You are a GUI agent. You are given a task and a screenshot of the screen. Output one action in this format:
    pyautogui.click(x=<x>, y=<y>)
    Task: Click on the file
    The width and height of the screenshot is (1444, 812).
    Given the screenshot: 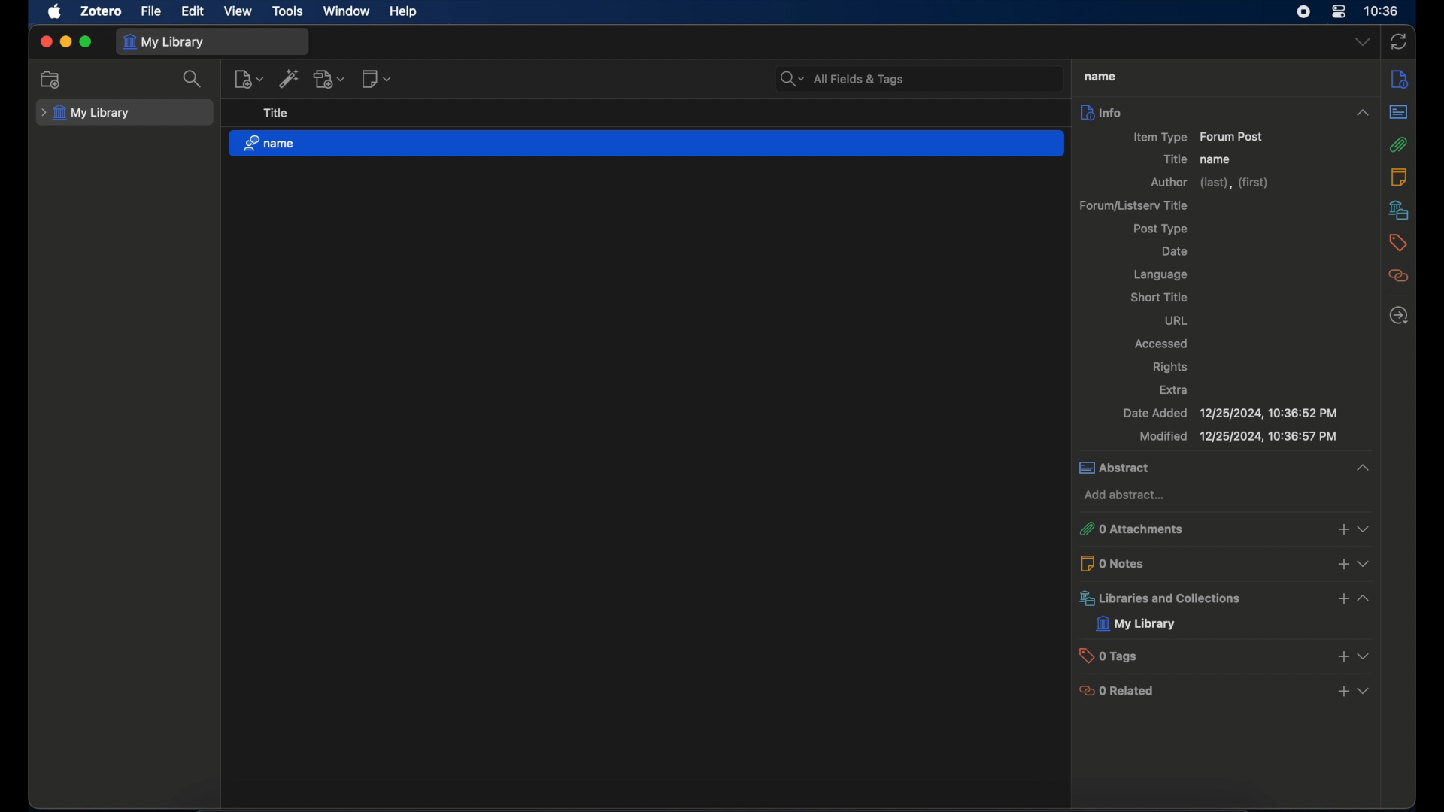 What is the action you would take?
    pyautogui.click(x=152, y=11)
    